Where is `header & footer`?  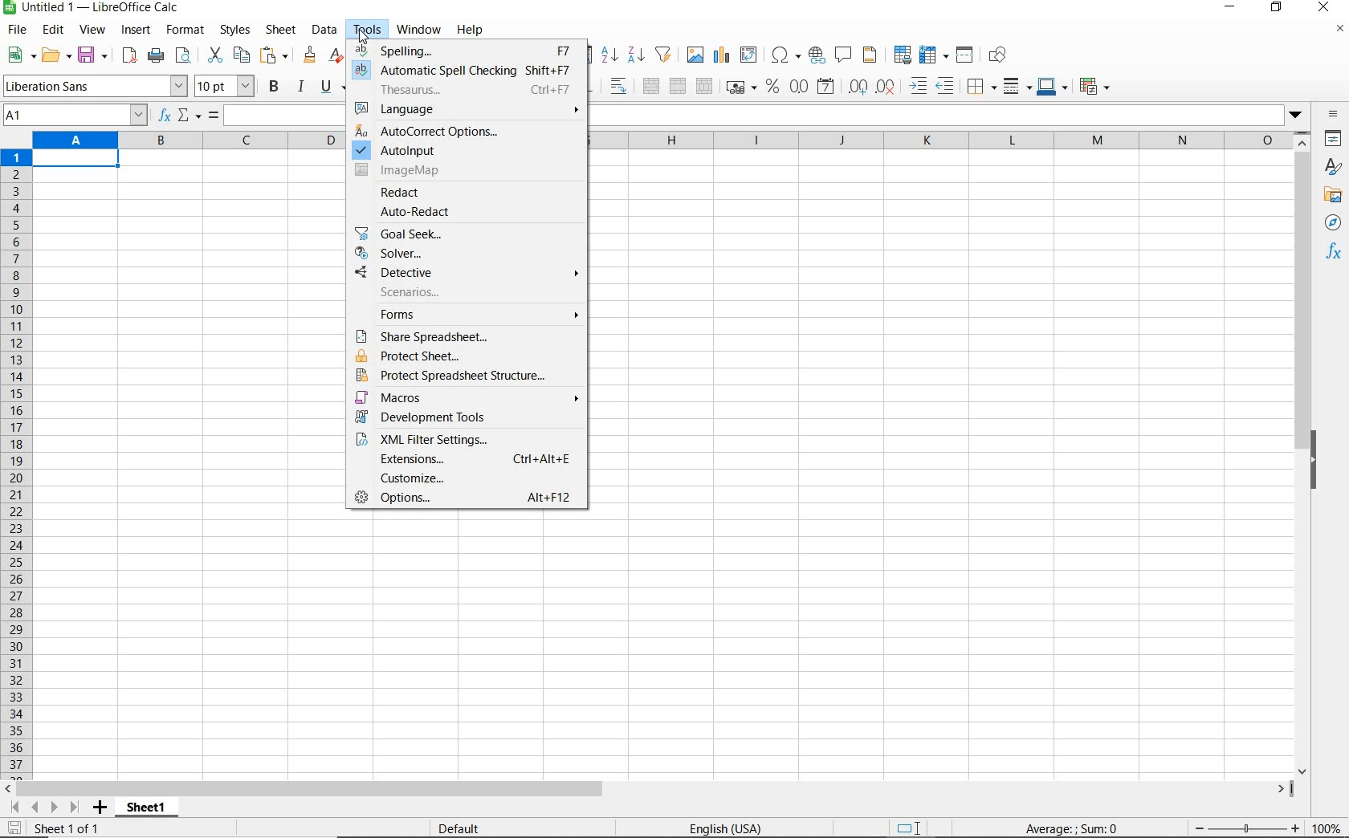 header & footer is located at coordinates (872, 55).